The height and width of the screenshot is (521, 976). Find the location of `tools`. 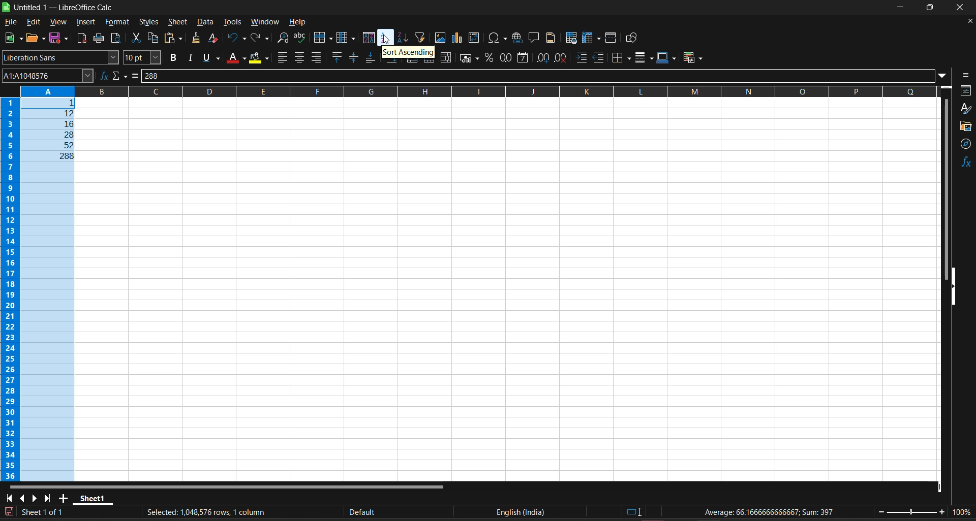

tools is located at coordinates (234, 22).